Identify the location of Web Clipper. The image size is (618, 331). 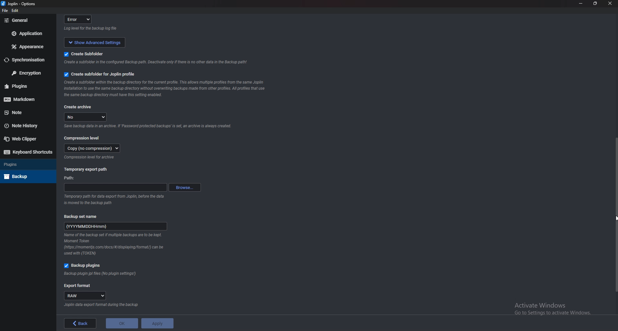
(25, 139).